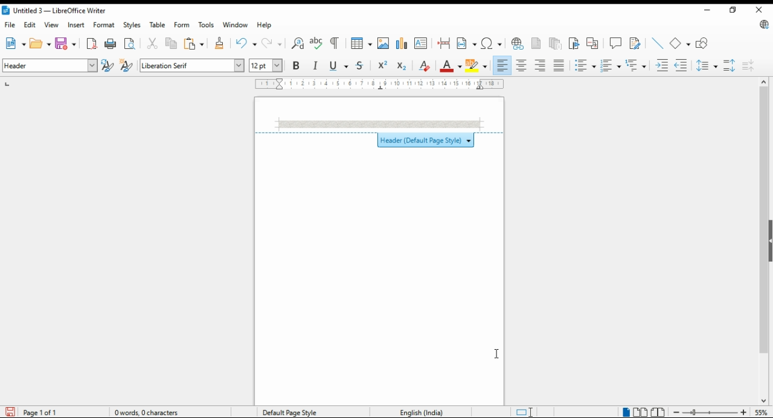 This screenshot has height=418, width=773. What do you see at coordinates (452, 66) in the screenshot?
I see `font color` at bounding box center [452, 66].